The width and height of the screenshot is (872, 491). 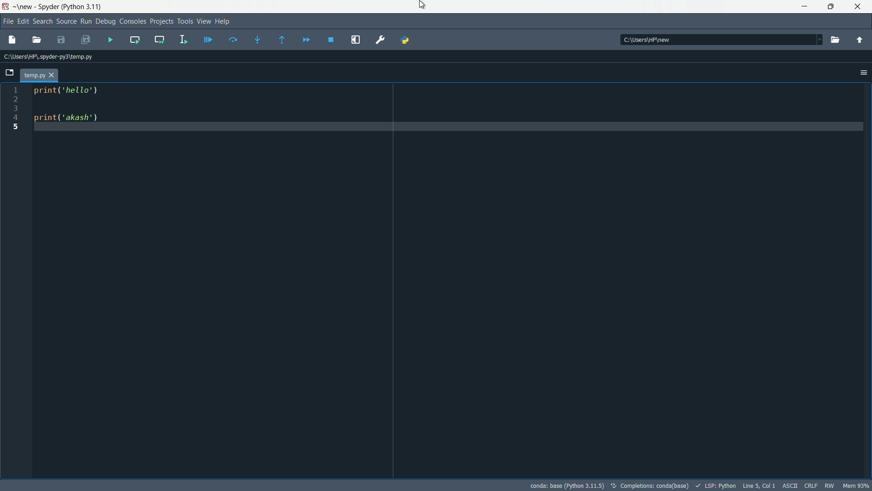 I want to click on file encoding, so click(x=789, y=486).